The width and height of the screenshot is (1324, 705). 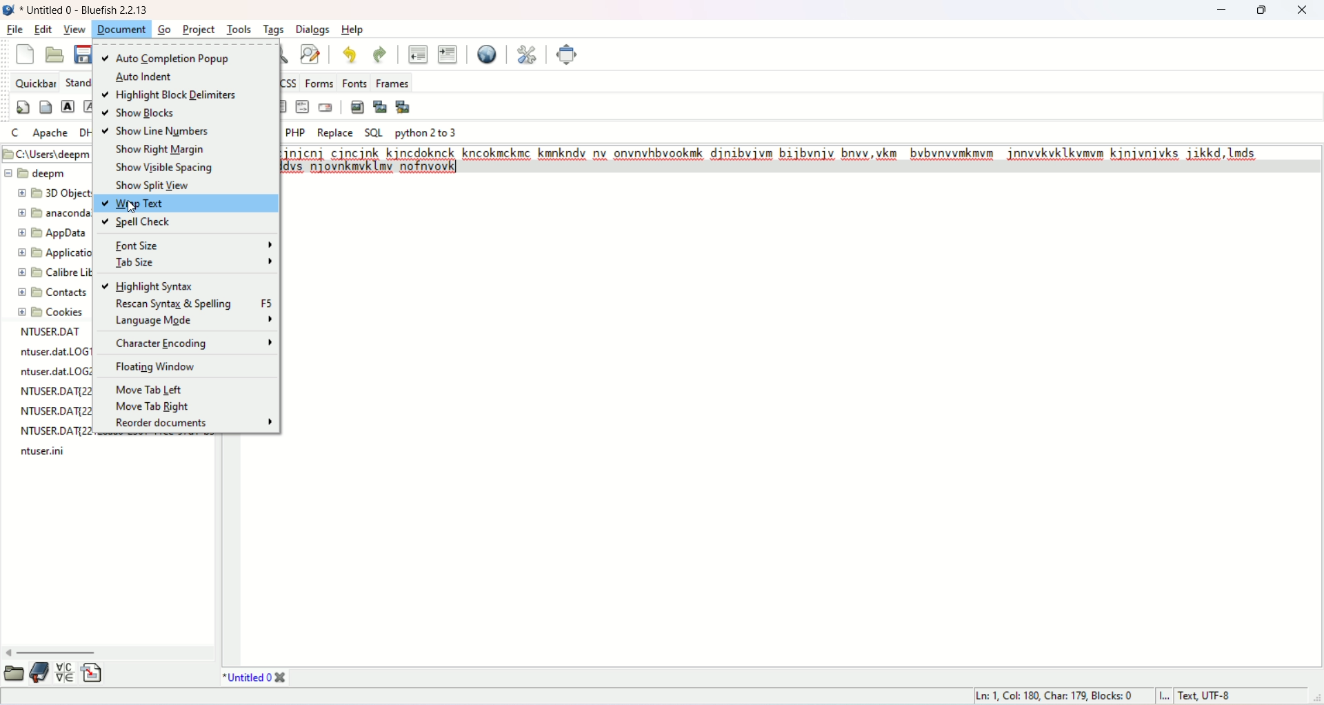 I want to click on rescan syntax and spelling, so click(x=191, y=302).